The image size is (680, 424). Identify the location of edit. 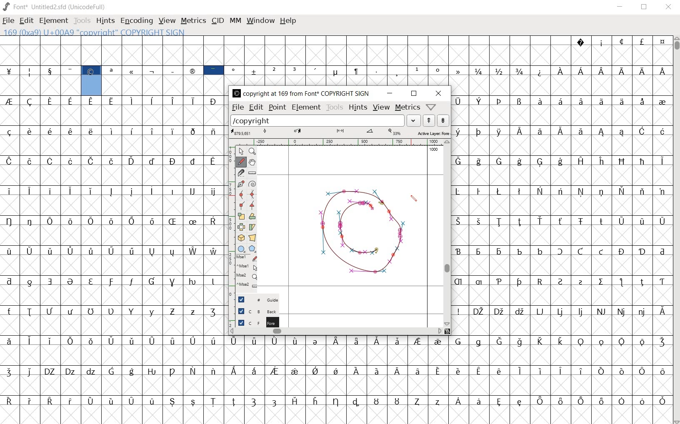
(255, 107).